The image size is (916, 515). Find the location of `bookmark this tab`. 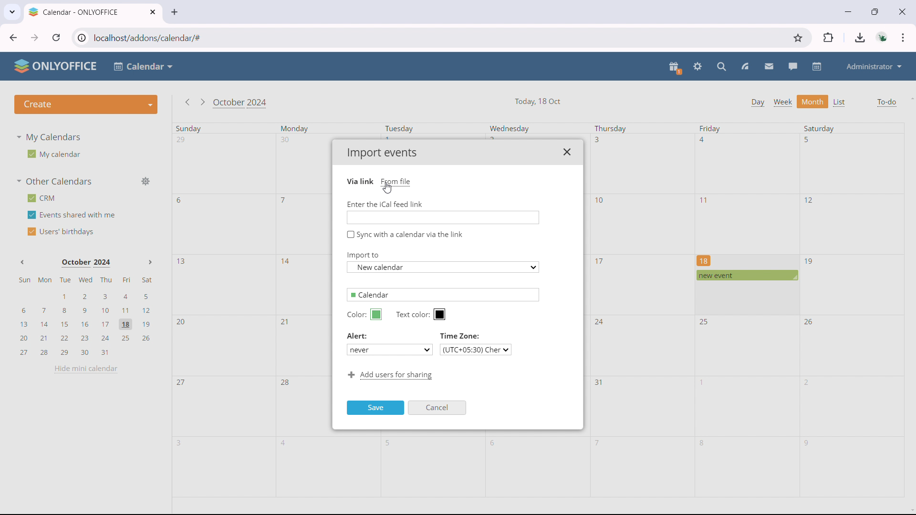

bookmark this tab is located at coordinates (798, 38).